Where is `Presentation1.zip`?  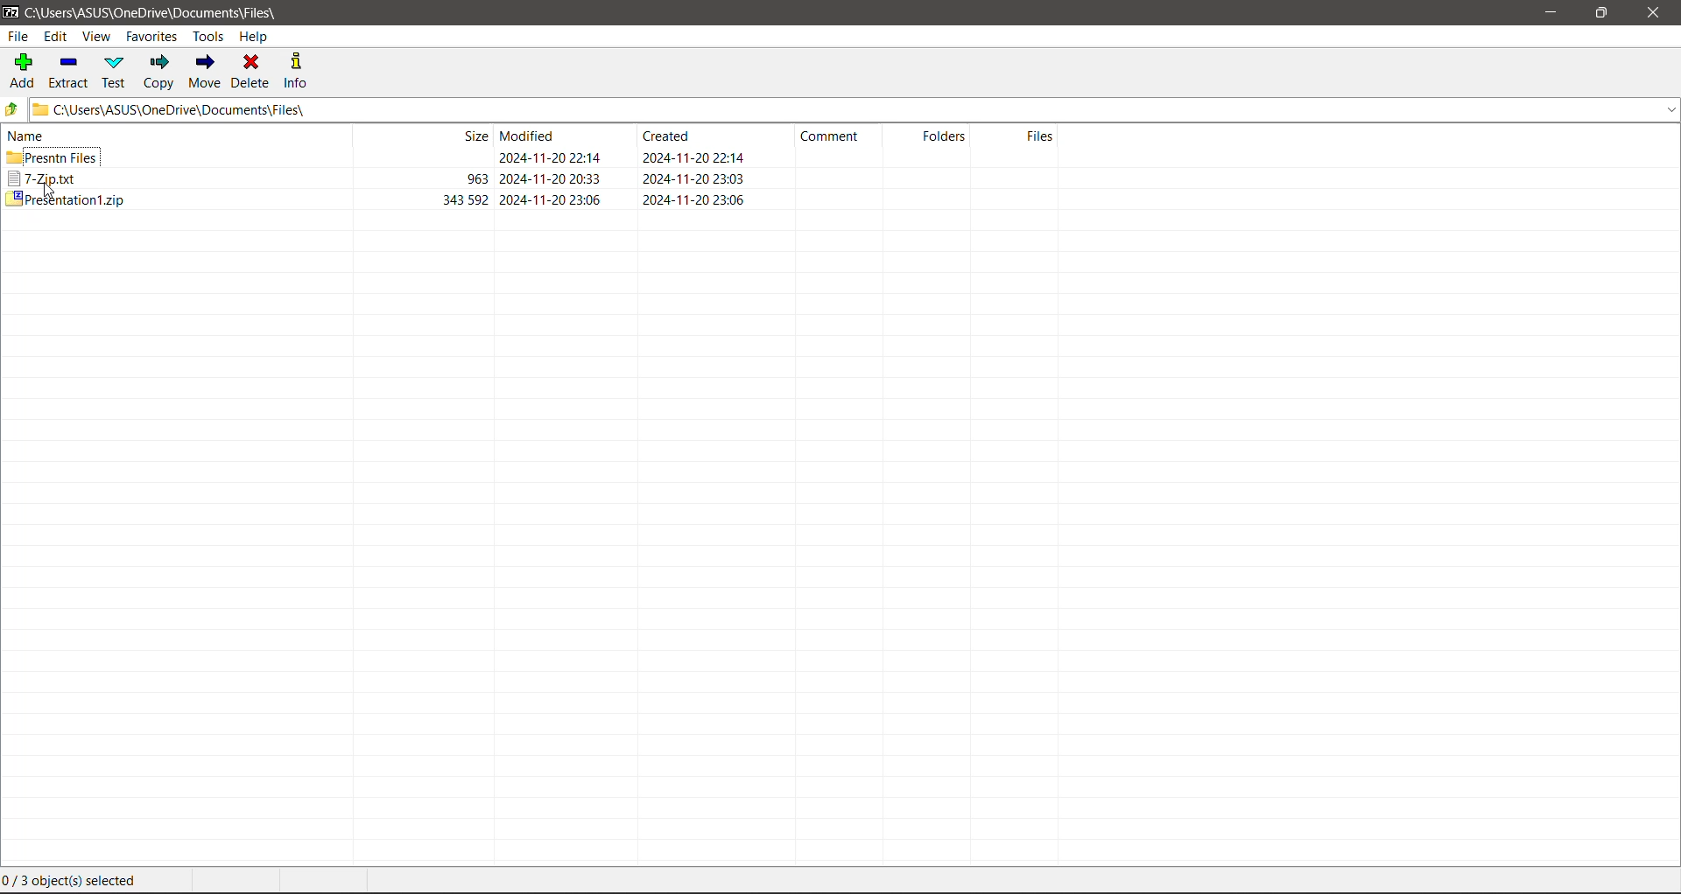
Presentation1.zip is located at coordinates (64, 200).